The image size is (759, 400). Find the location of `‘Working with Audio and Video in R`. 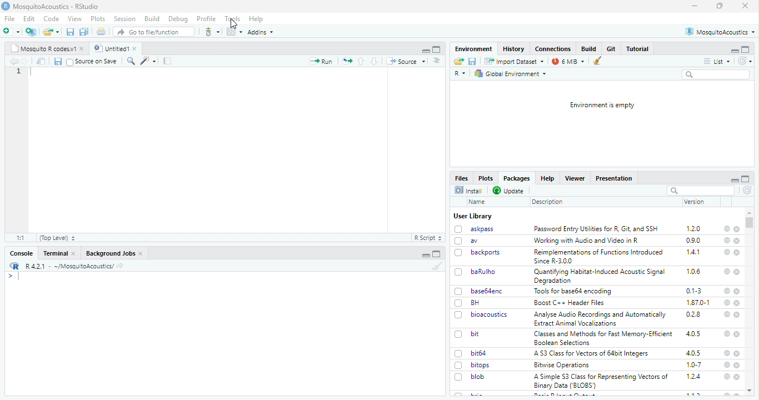

‘Working with Audio and Video in R is located at coordinates (588, 241).